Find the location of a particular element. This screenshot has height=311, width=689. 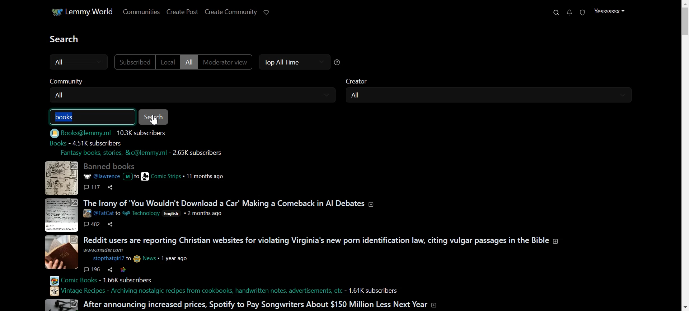

Unread Reports is located at coordinates (582, 12).